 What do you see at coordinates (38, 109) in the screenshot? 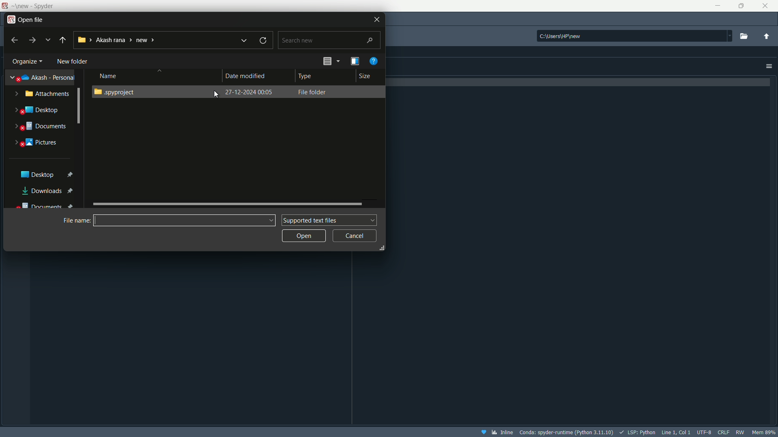
I see `Desktop` at bounding box center [38, 109].